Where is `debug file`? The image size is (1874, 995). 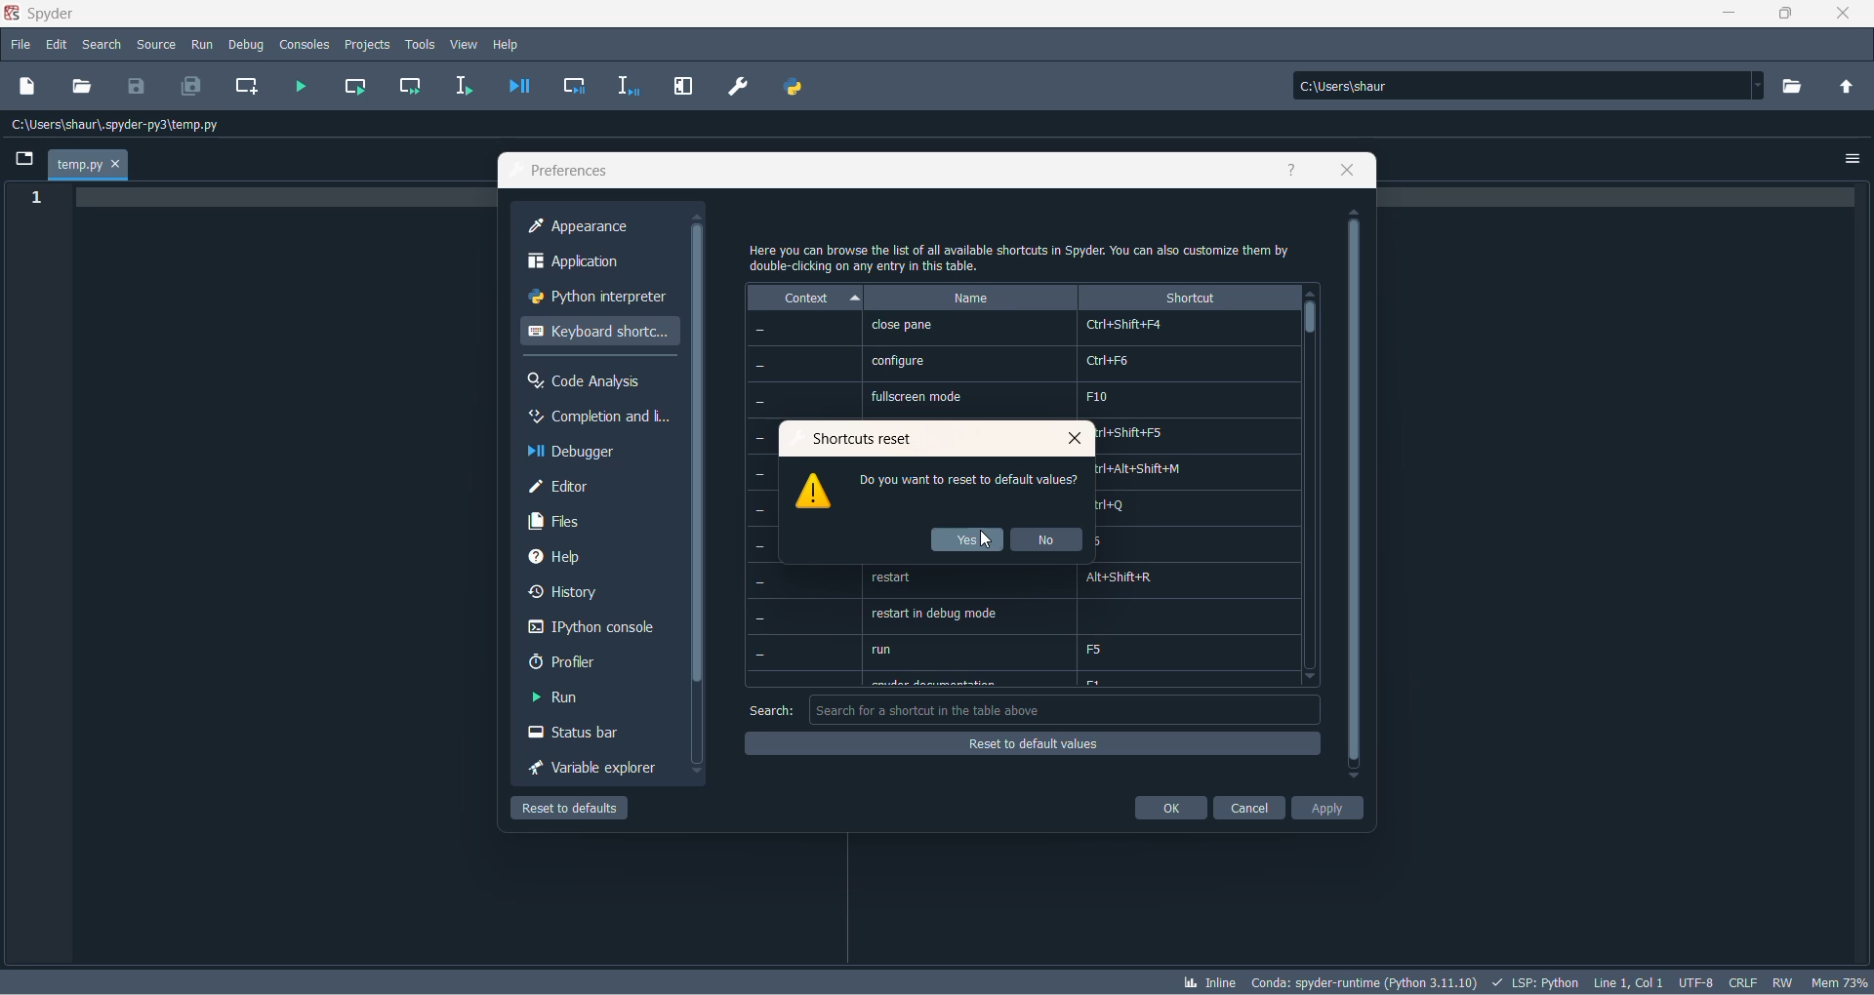 debug file is located at coordinates (520, 88).